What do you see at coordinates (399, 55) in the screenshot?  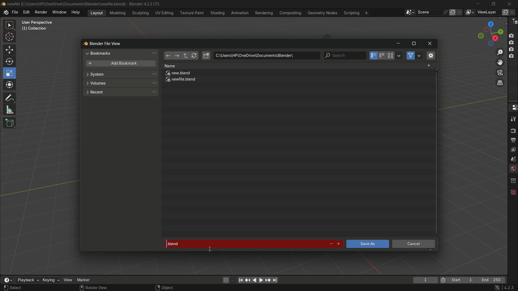 I see `display settings` at bounding box center [399, 55].